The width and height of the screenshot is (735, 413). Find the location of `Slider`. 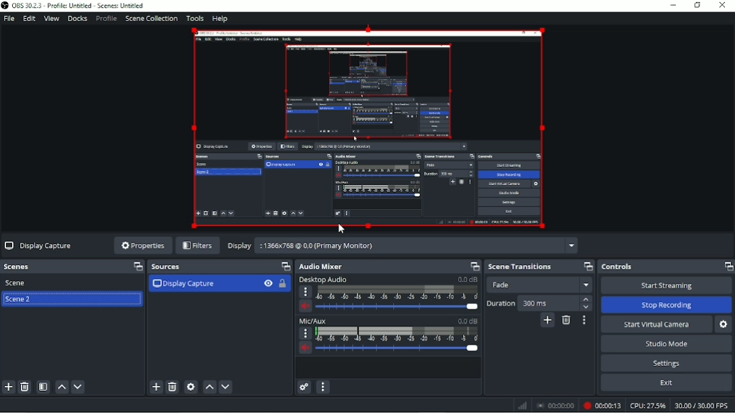

Slider is located at coordinates (399, 350).